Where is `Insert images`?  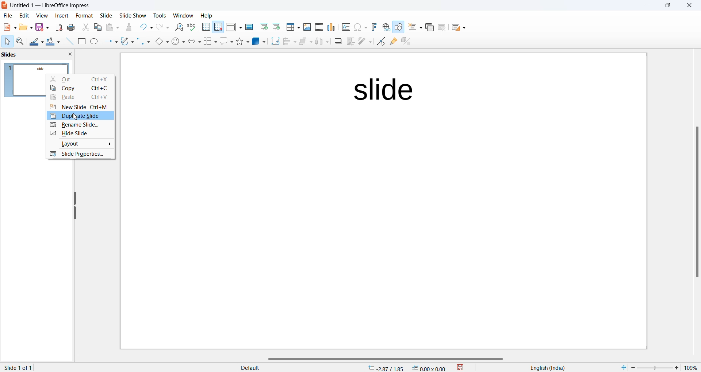
Insert images is located at coordinates (306, 26).